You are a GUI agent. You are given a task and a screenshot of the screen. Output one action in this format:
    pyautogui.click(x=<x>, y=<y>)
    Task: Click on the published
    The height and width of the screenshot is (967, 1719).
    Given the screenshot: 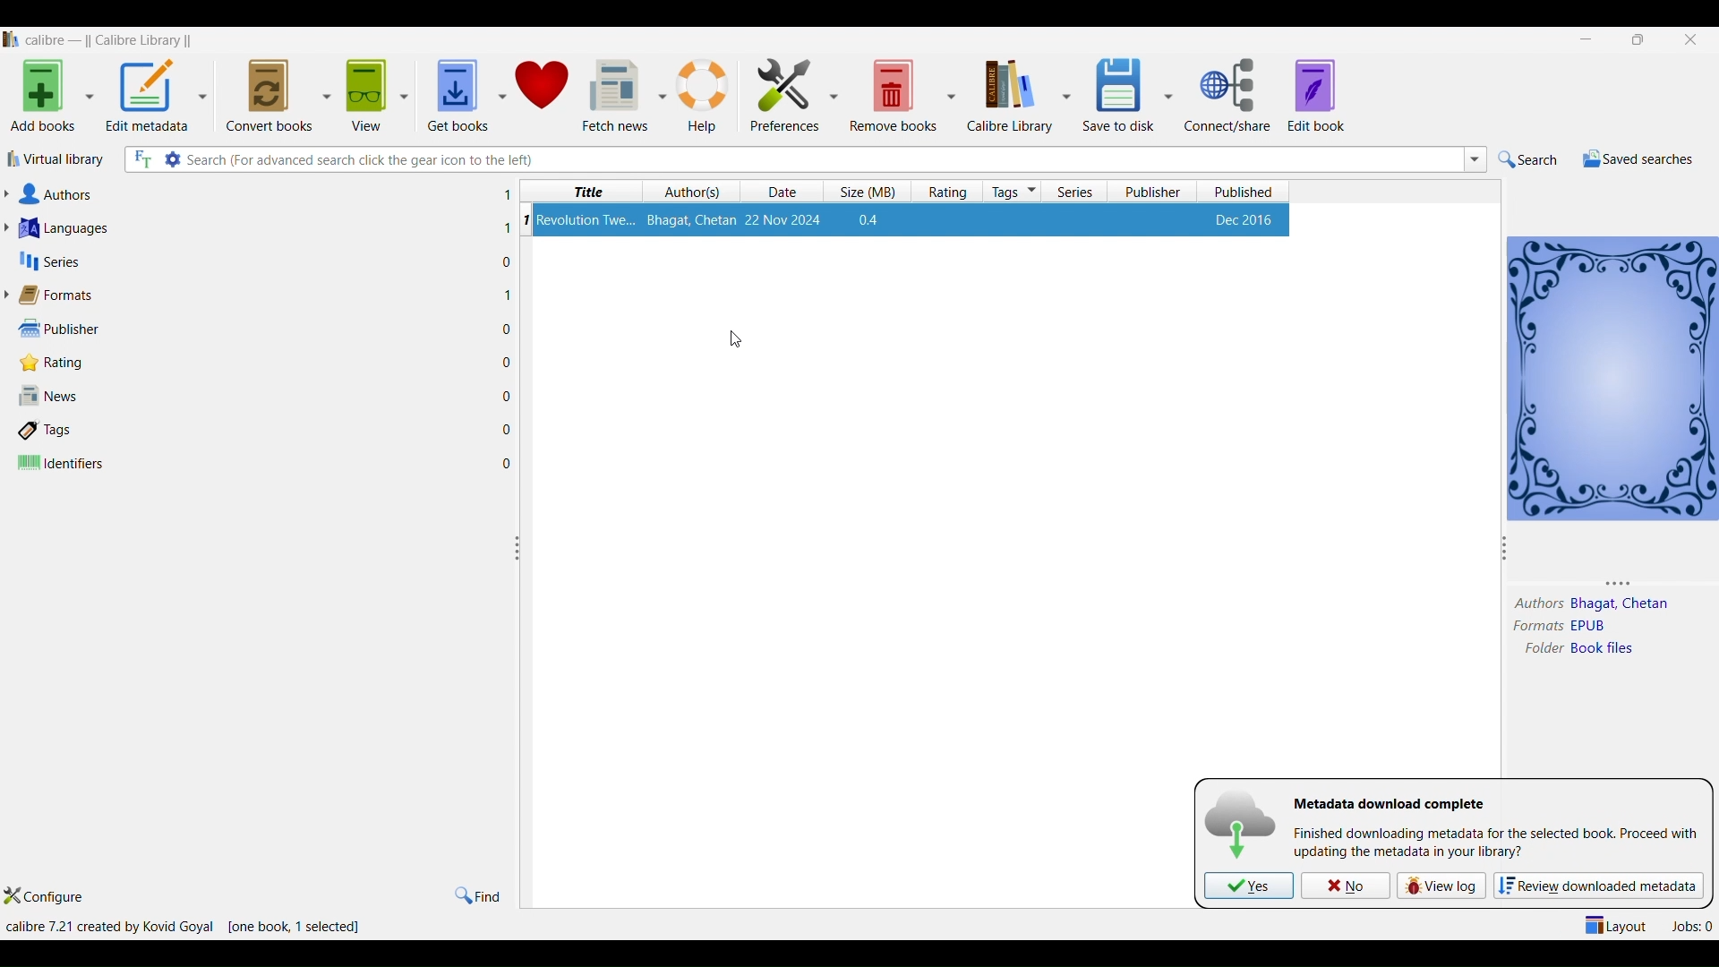 What is the action you would take?
    pyautogui.click(x=1245, y=192)
    